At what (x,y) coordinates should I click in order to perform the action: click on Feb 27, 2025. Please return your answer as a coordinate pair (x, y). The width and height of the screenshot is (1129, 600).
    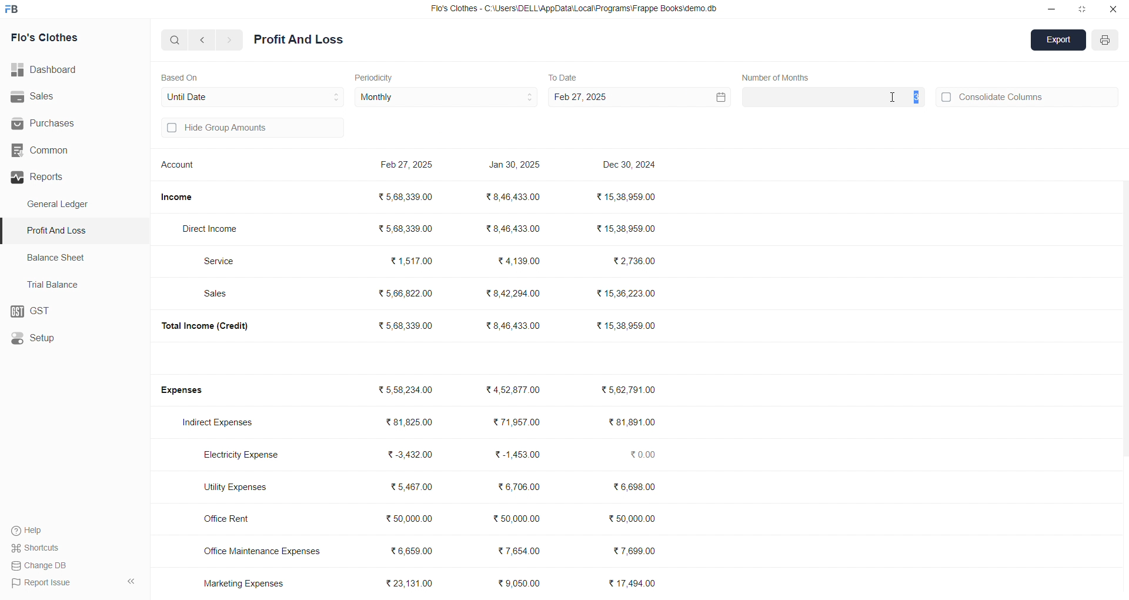
    Looking at the image, I should click on (637, 97).